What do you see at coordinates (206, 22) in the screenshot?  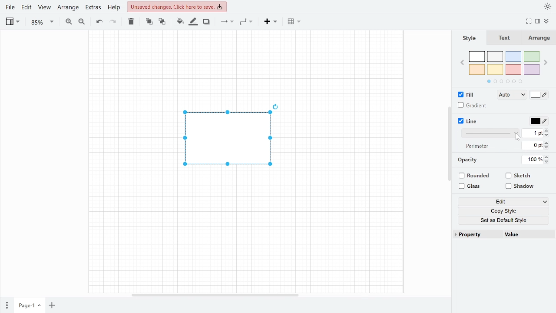 I see `Shadow` at bounding box center [206, 22].